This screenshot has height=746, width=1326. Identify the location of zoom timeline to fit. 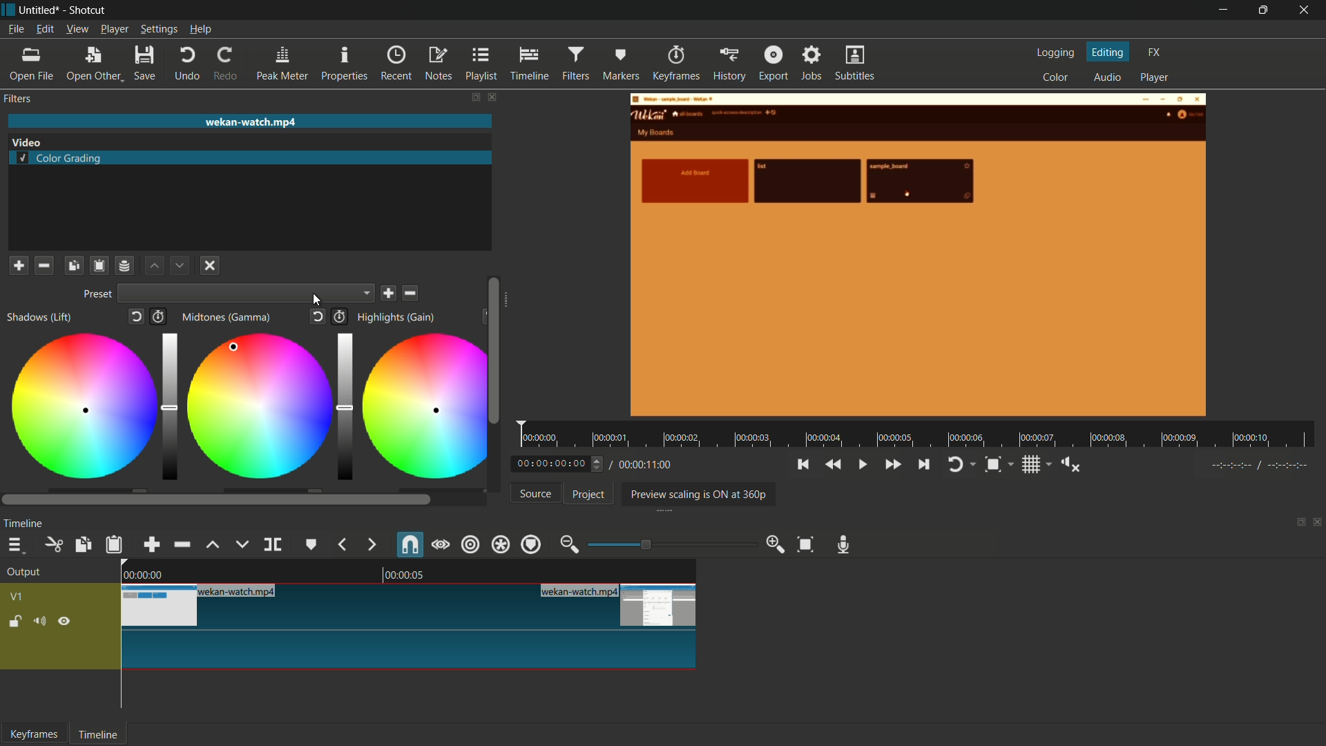
(806, 544).